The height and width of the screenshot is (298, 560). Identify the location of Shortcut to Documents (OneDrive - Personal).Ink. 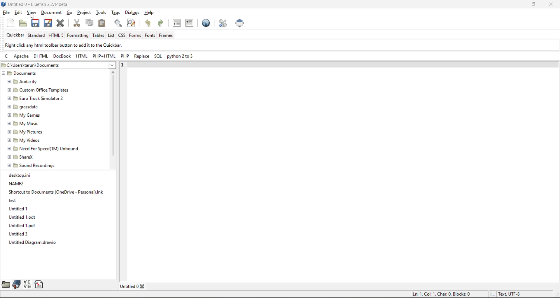
(58, 192).